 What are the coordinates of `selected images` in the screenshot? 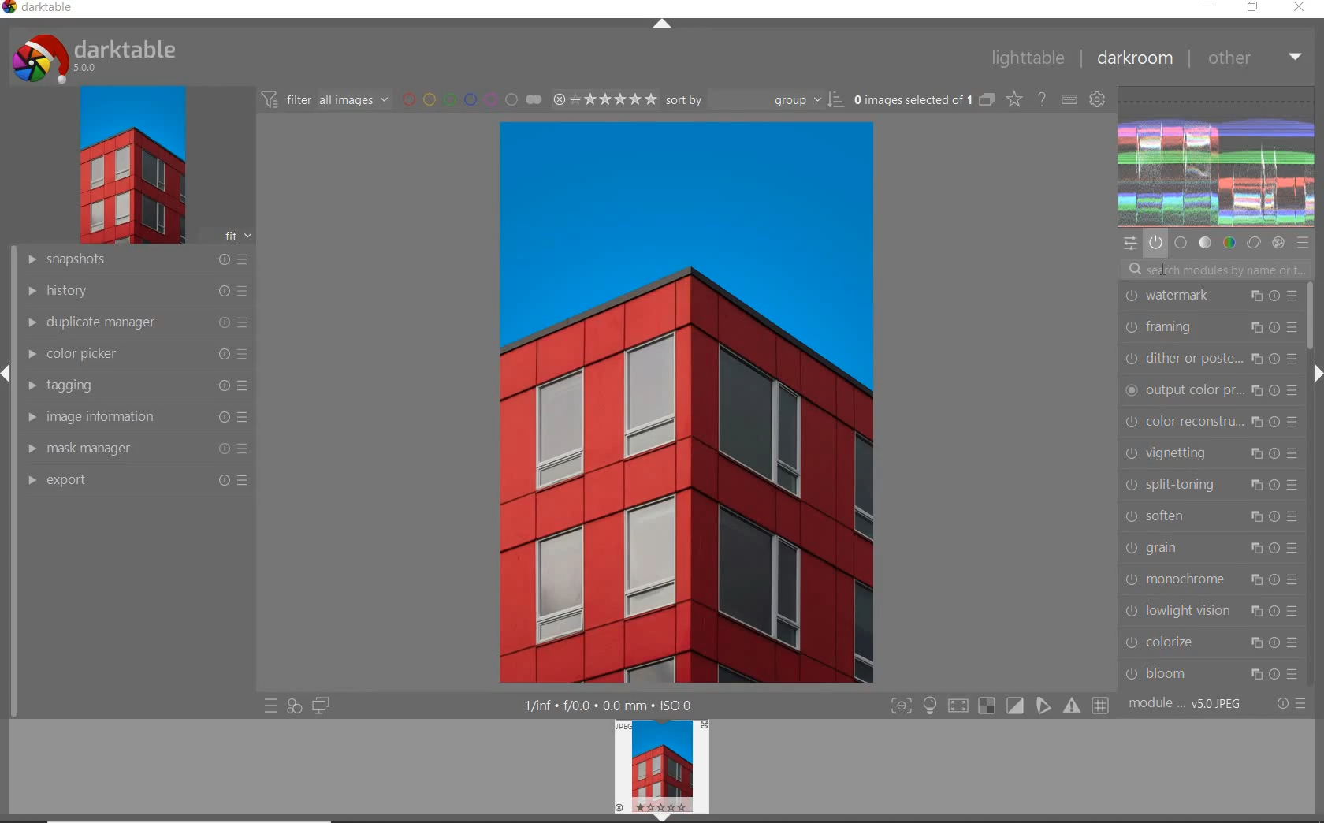 It's located at (910, 99).